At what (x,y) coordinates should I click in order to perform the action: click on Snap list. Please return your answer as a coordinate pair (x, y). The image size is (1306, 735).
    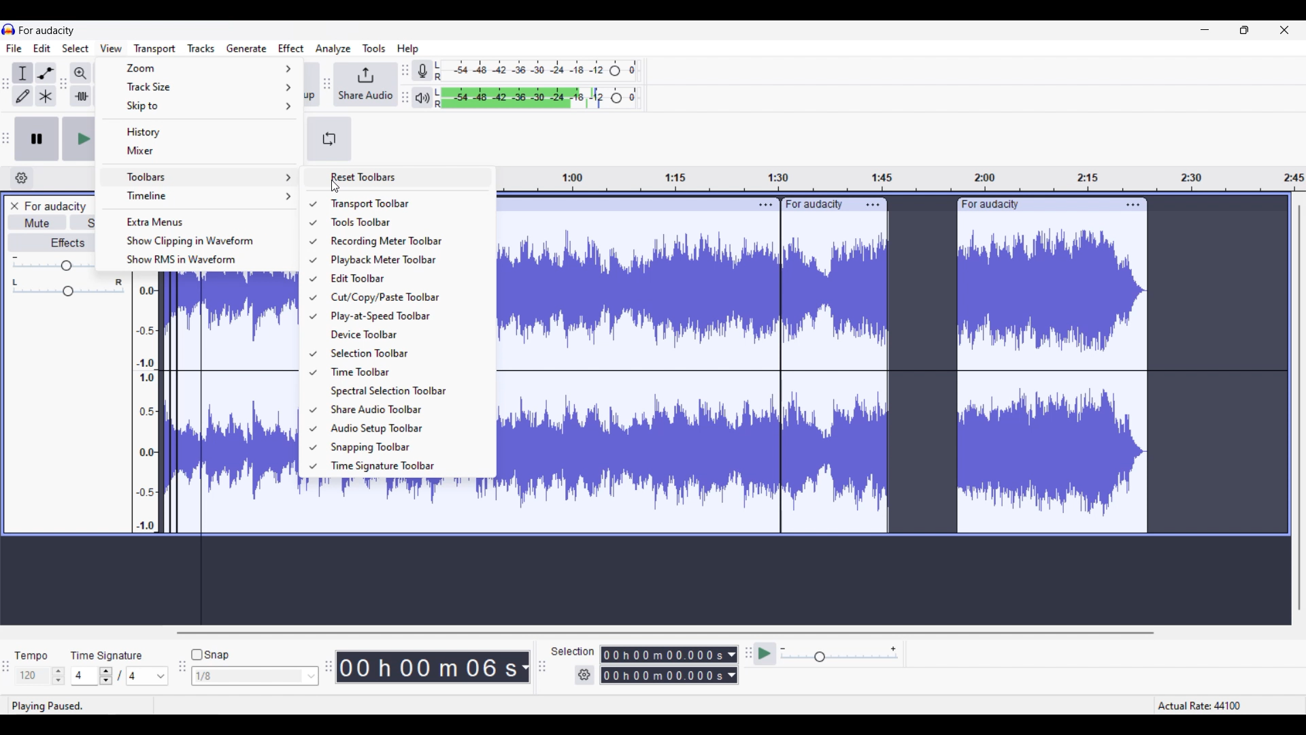
    Looking at the image, I should click on (255, 676).